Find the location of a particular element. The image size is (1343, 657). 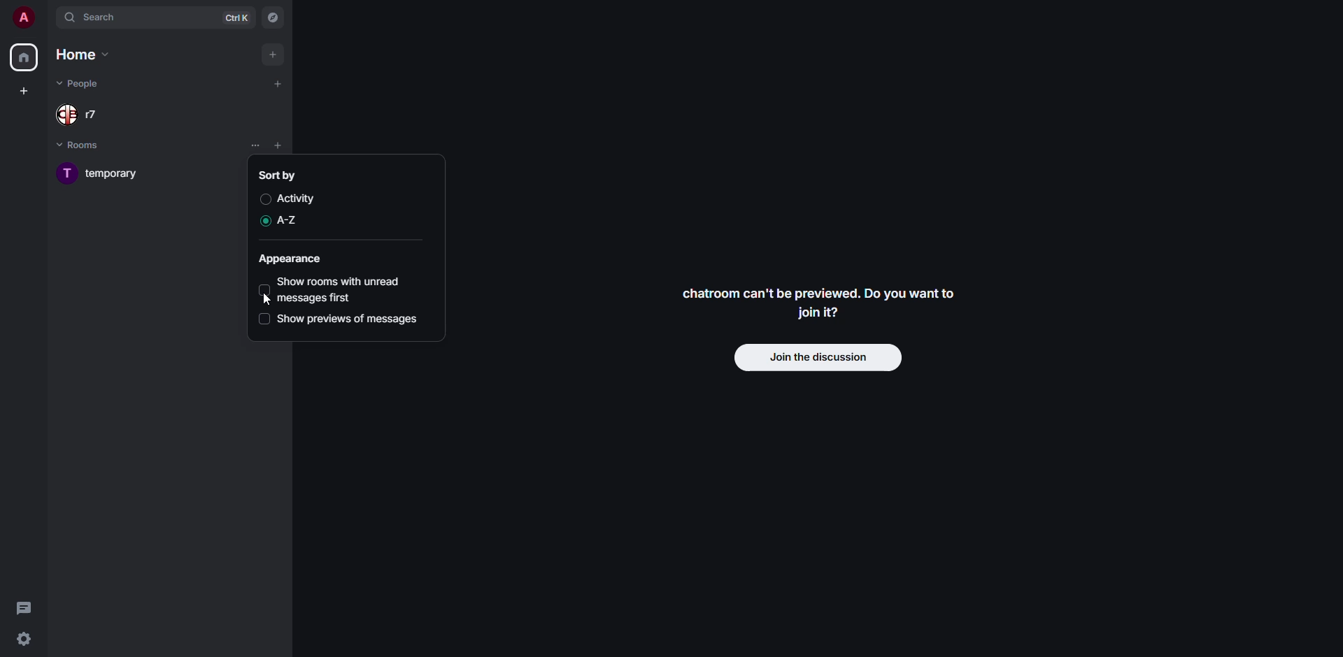

cursor is located at coordinates (269, 299).